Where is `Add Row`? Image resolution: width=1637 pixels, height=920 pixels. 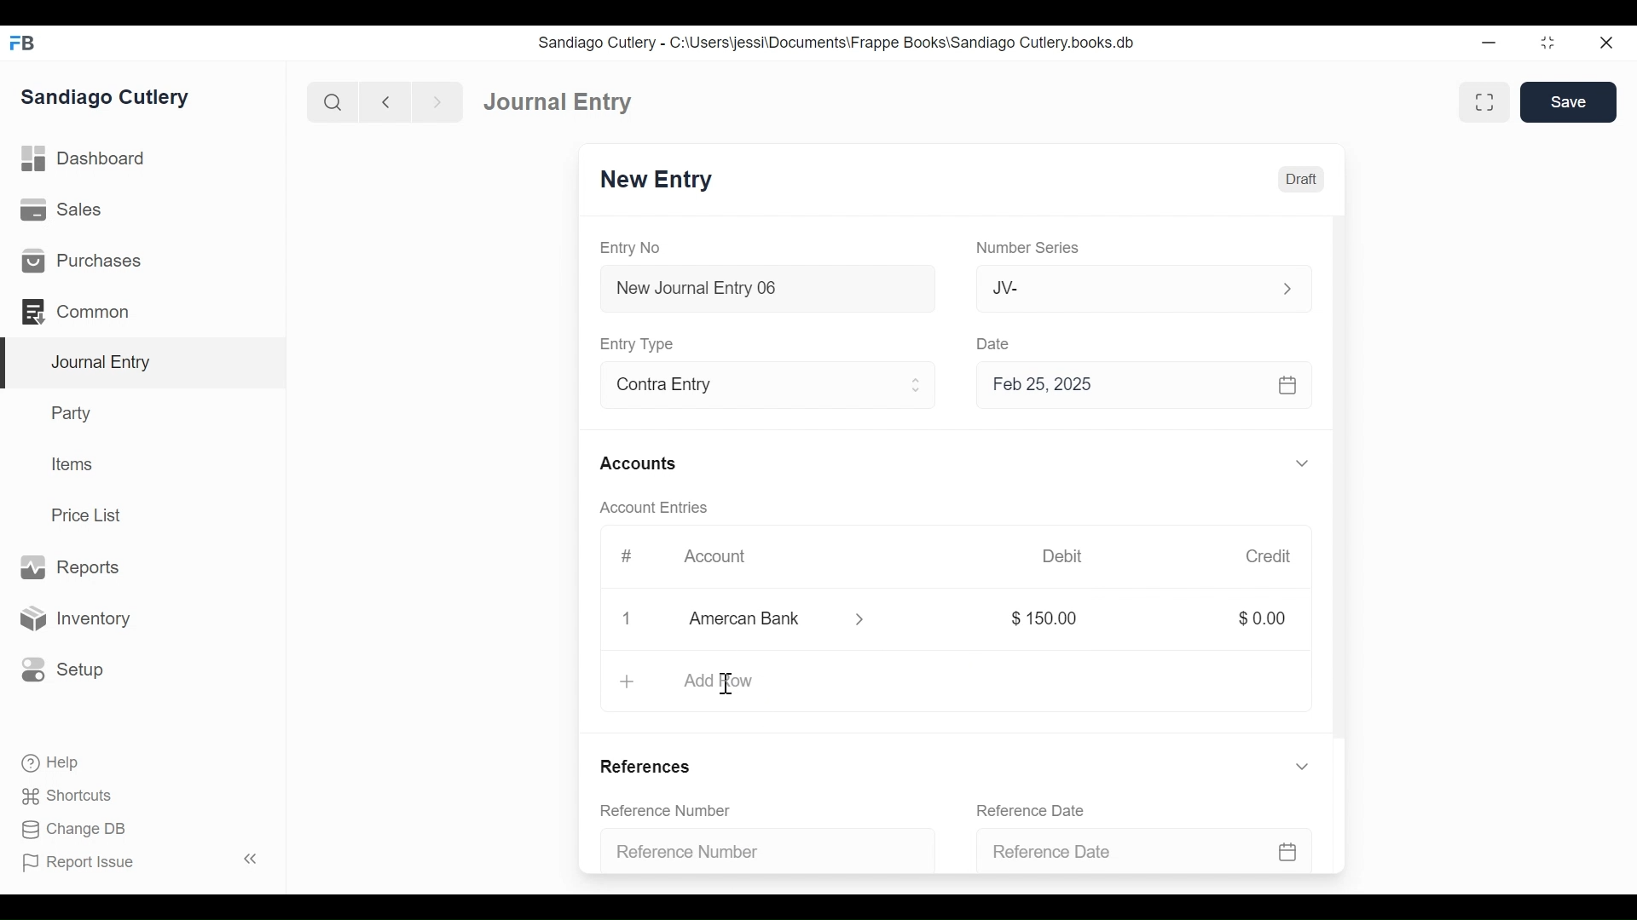 Add Row is located at coordinates (719, 680).